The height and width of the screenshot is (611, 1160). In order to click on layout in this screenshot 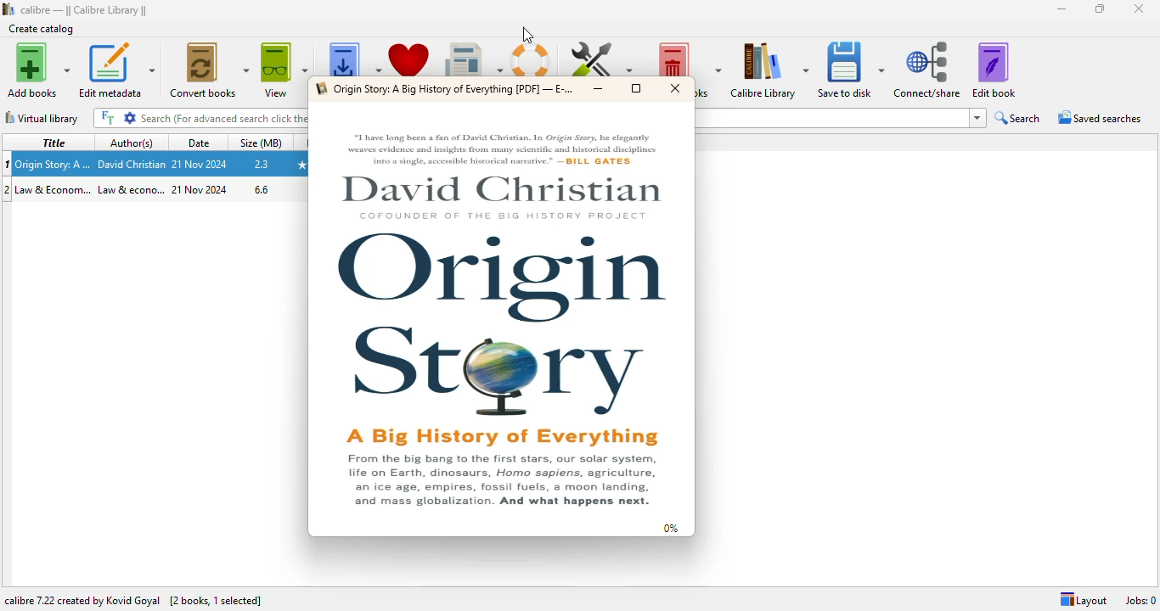, I will do `click(1084, 600)`.